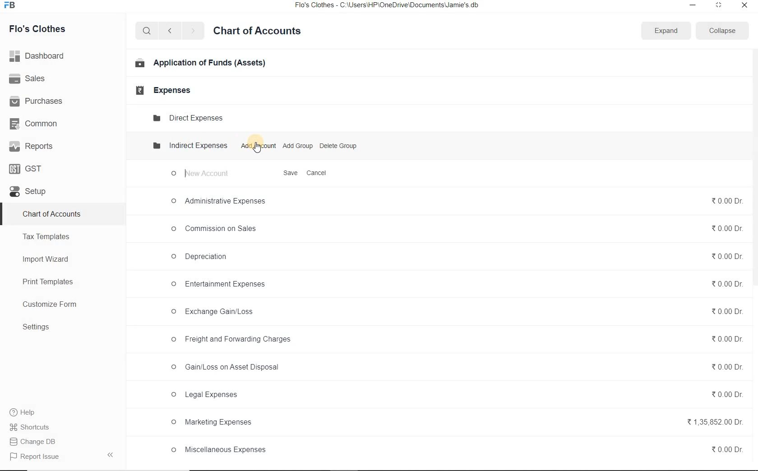 Image resolution: width=758 pixels, height=471 pixels. What do you see at coordinates (457, 423) in the screenshot?
I see `© Marketing Expenses %1,35,852.00 Dr.` at bounding box center [457, 423].